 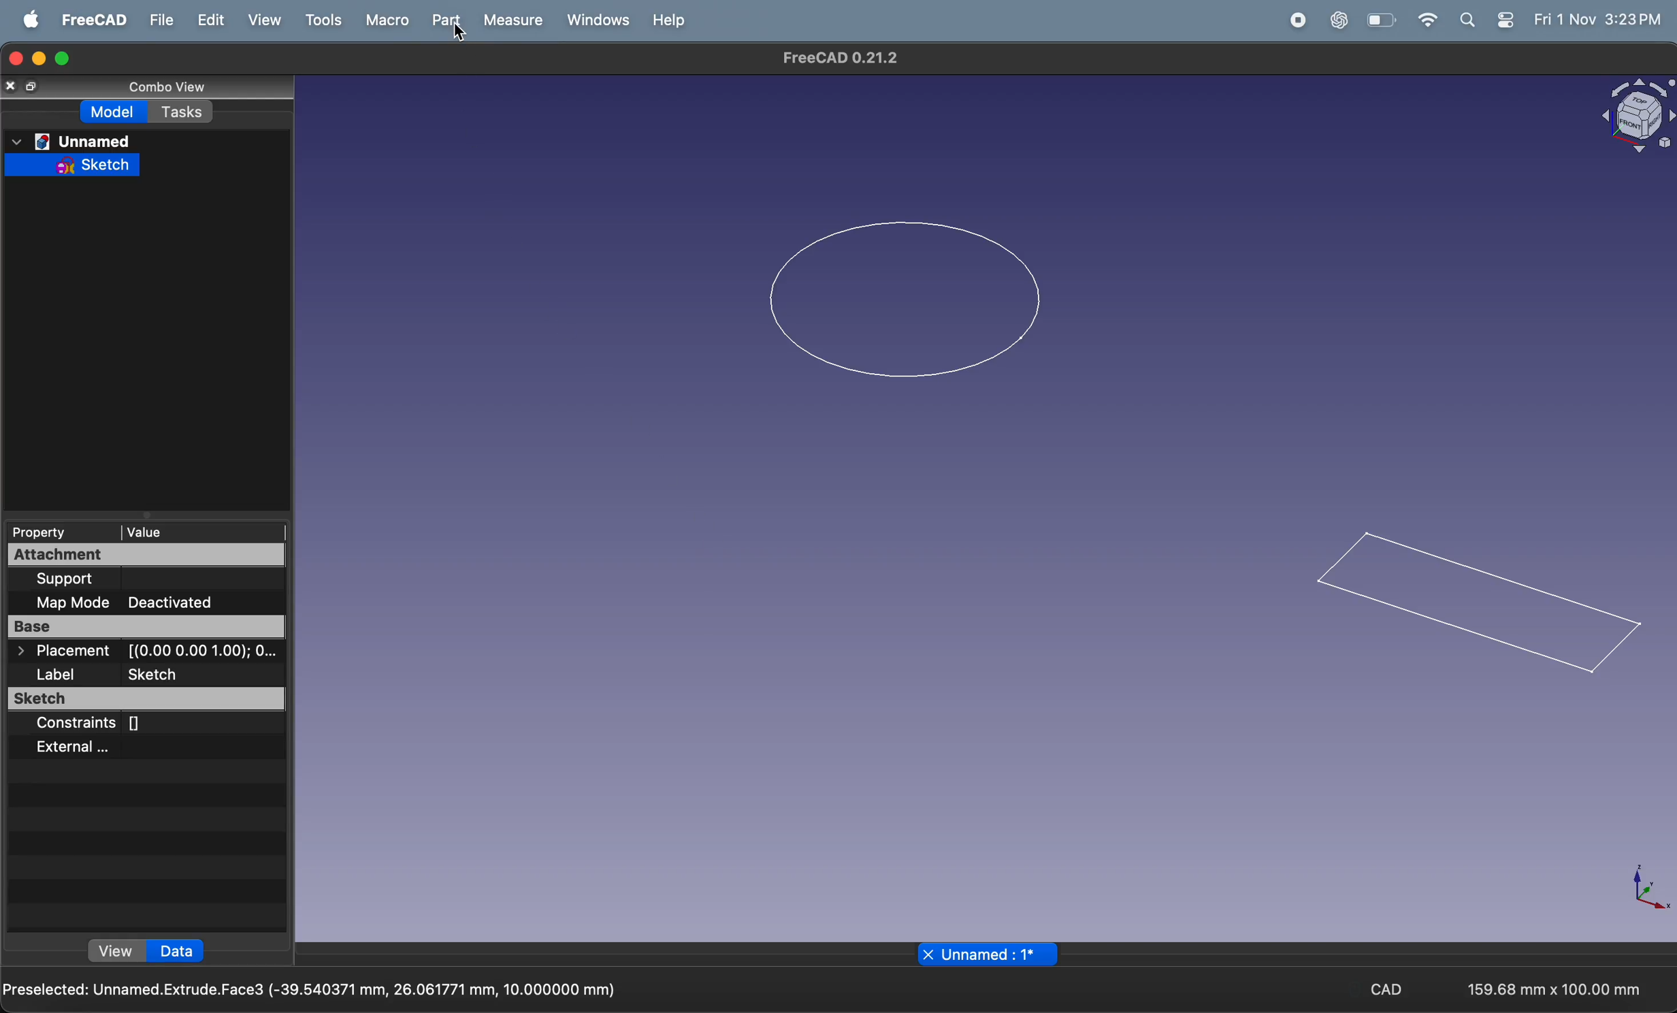 I want to click on wifi, so click(x=1428, y=19).